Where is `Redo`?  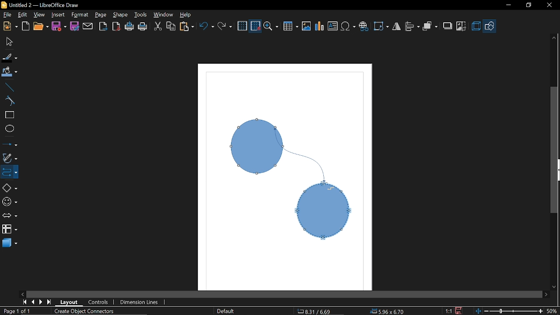 Redo is located at coordinates (225, 25).